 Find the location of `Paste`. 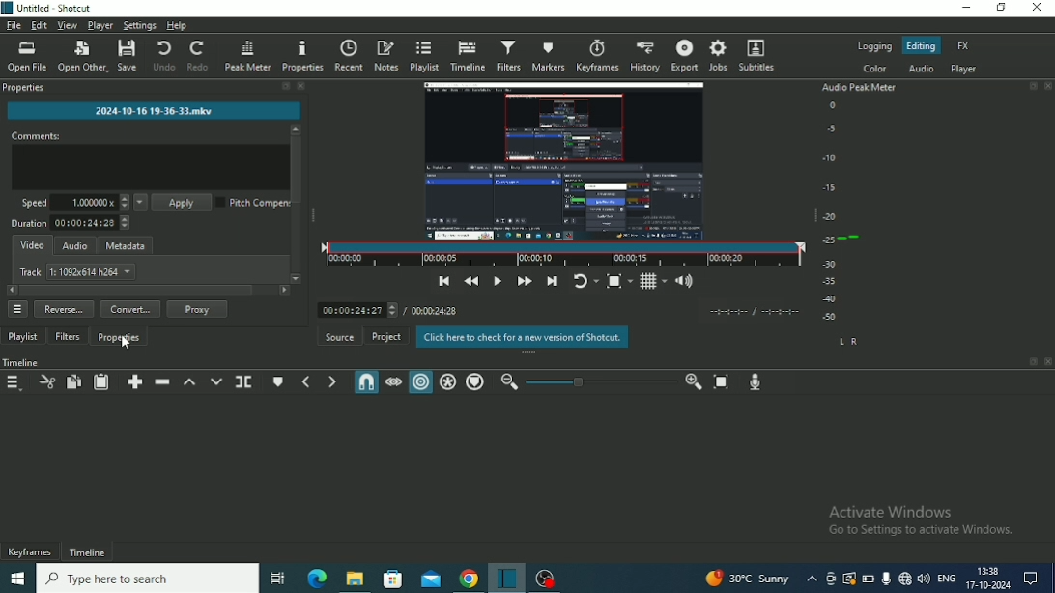

Paste is located at coordinates (100, 382).